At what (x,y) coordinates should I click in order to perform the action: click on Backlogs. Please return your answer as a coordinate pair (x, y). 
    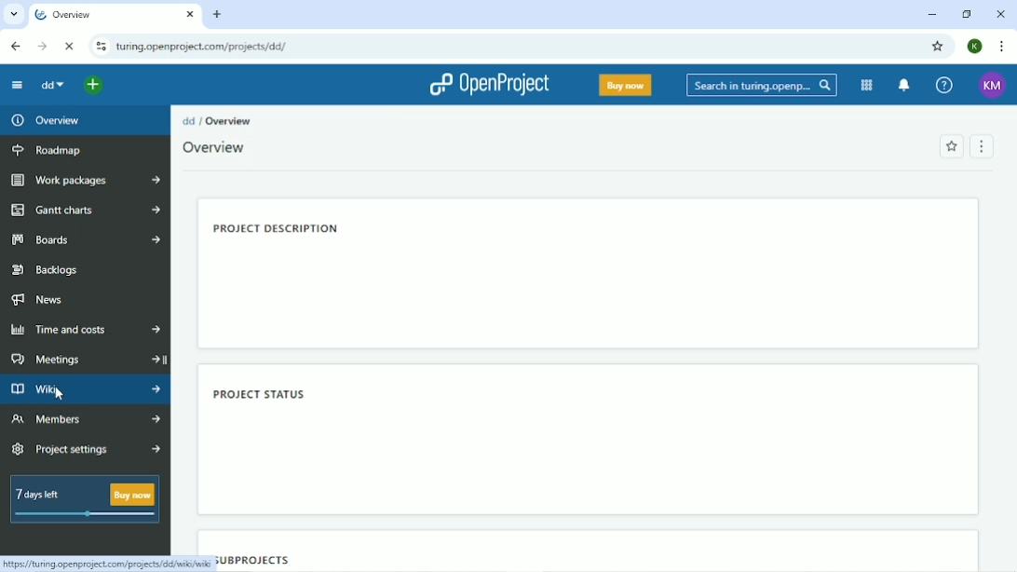
    Looking at the image, I should click on (53, 268).